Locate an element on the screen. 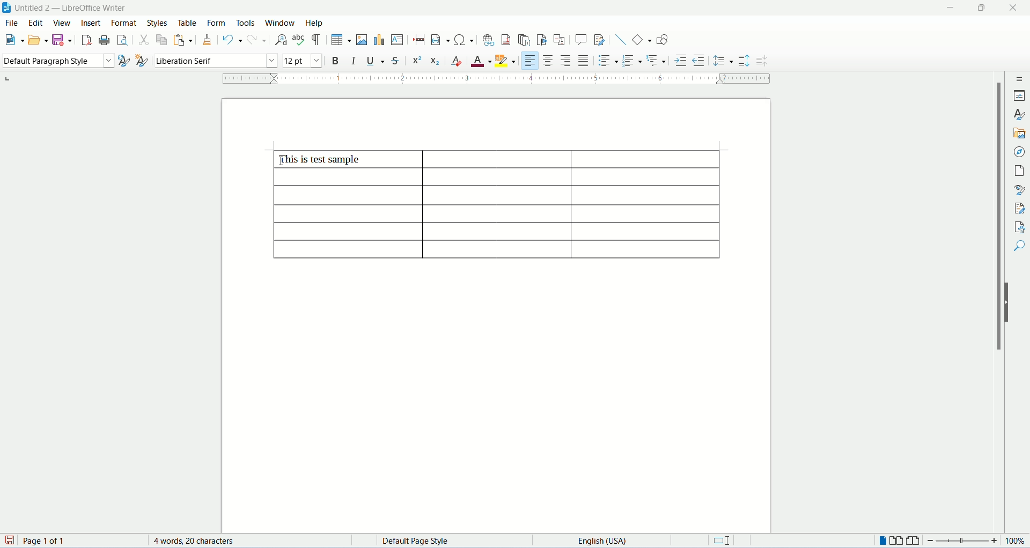  unordered list is located at coordinates (608, 60).